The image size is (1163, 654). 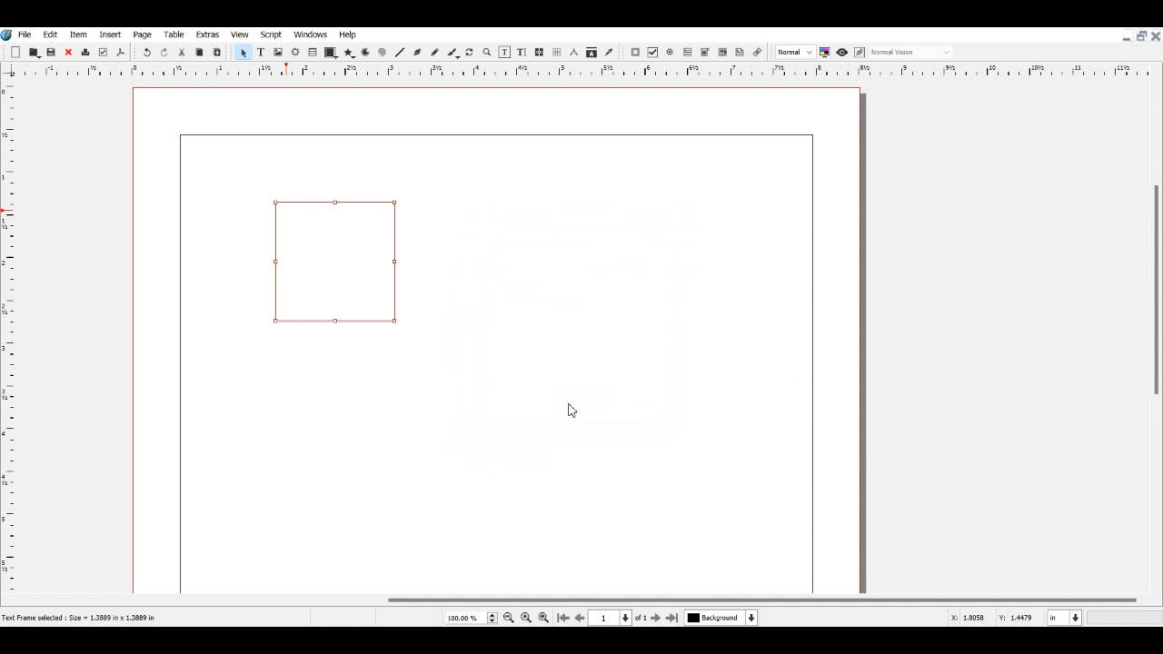 I want to click on Select Item, so click(x=243, y=52).